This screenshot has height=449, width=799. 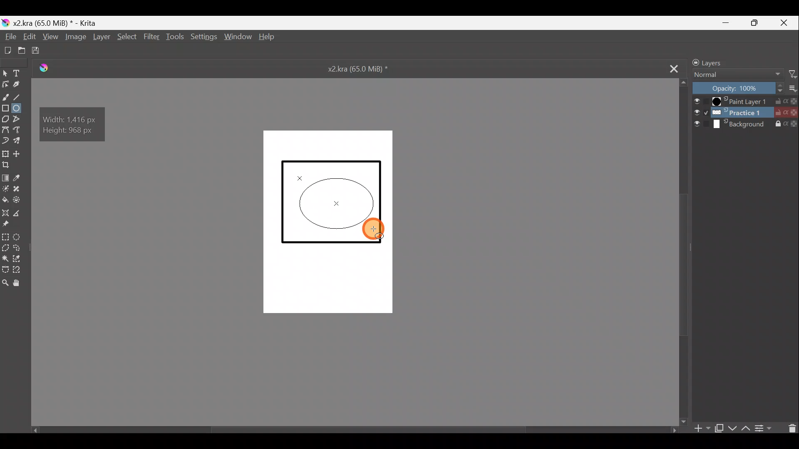 I want to click on Open existing document, so click(x=21, y=50).